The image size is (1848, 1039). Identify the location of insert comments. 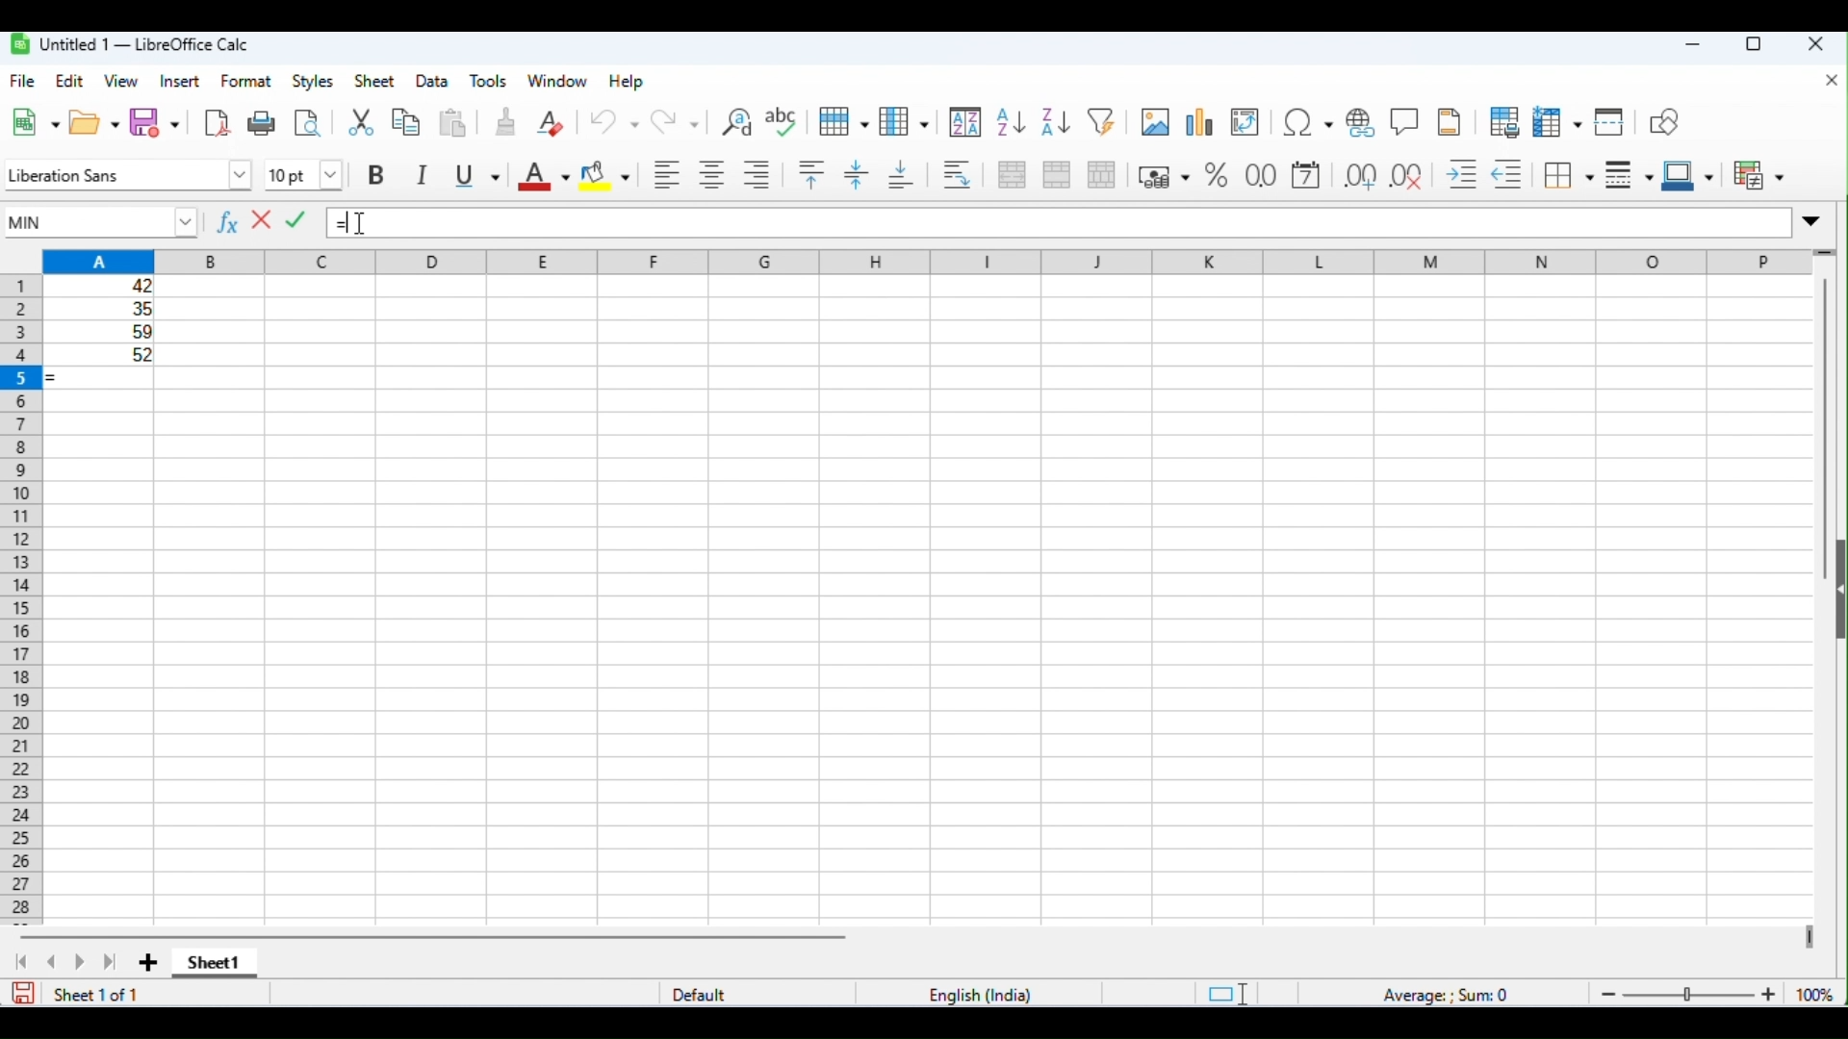
(1404, 121).